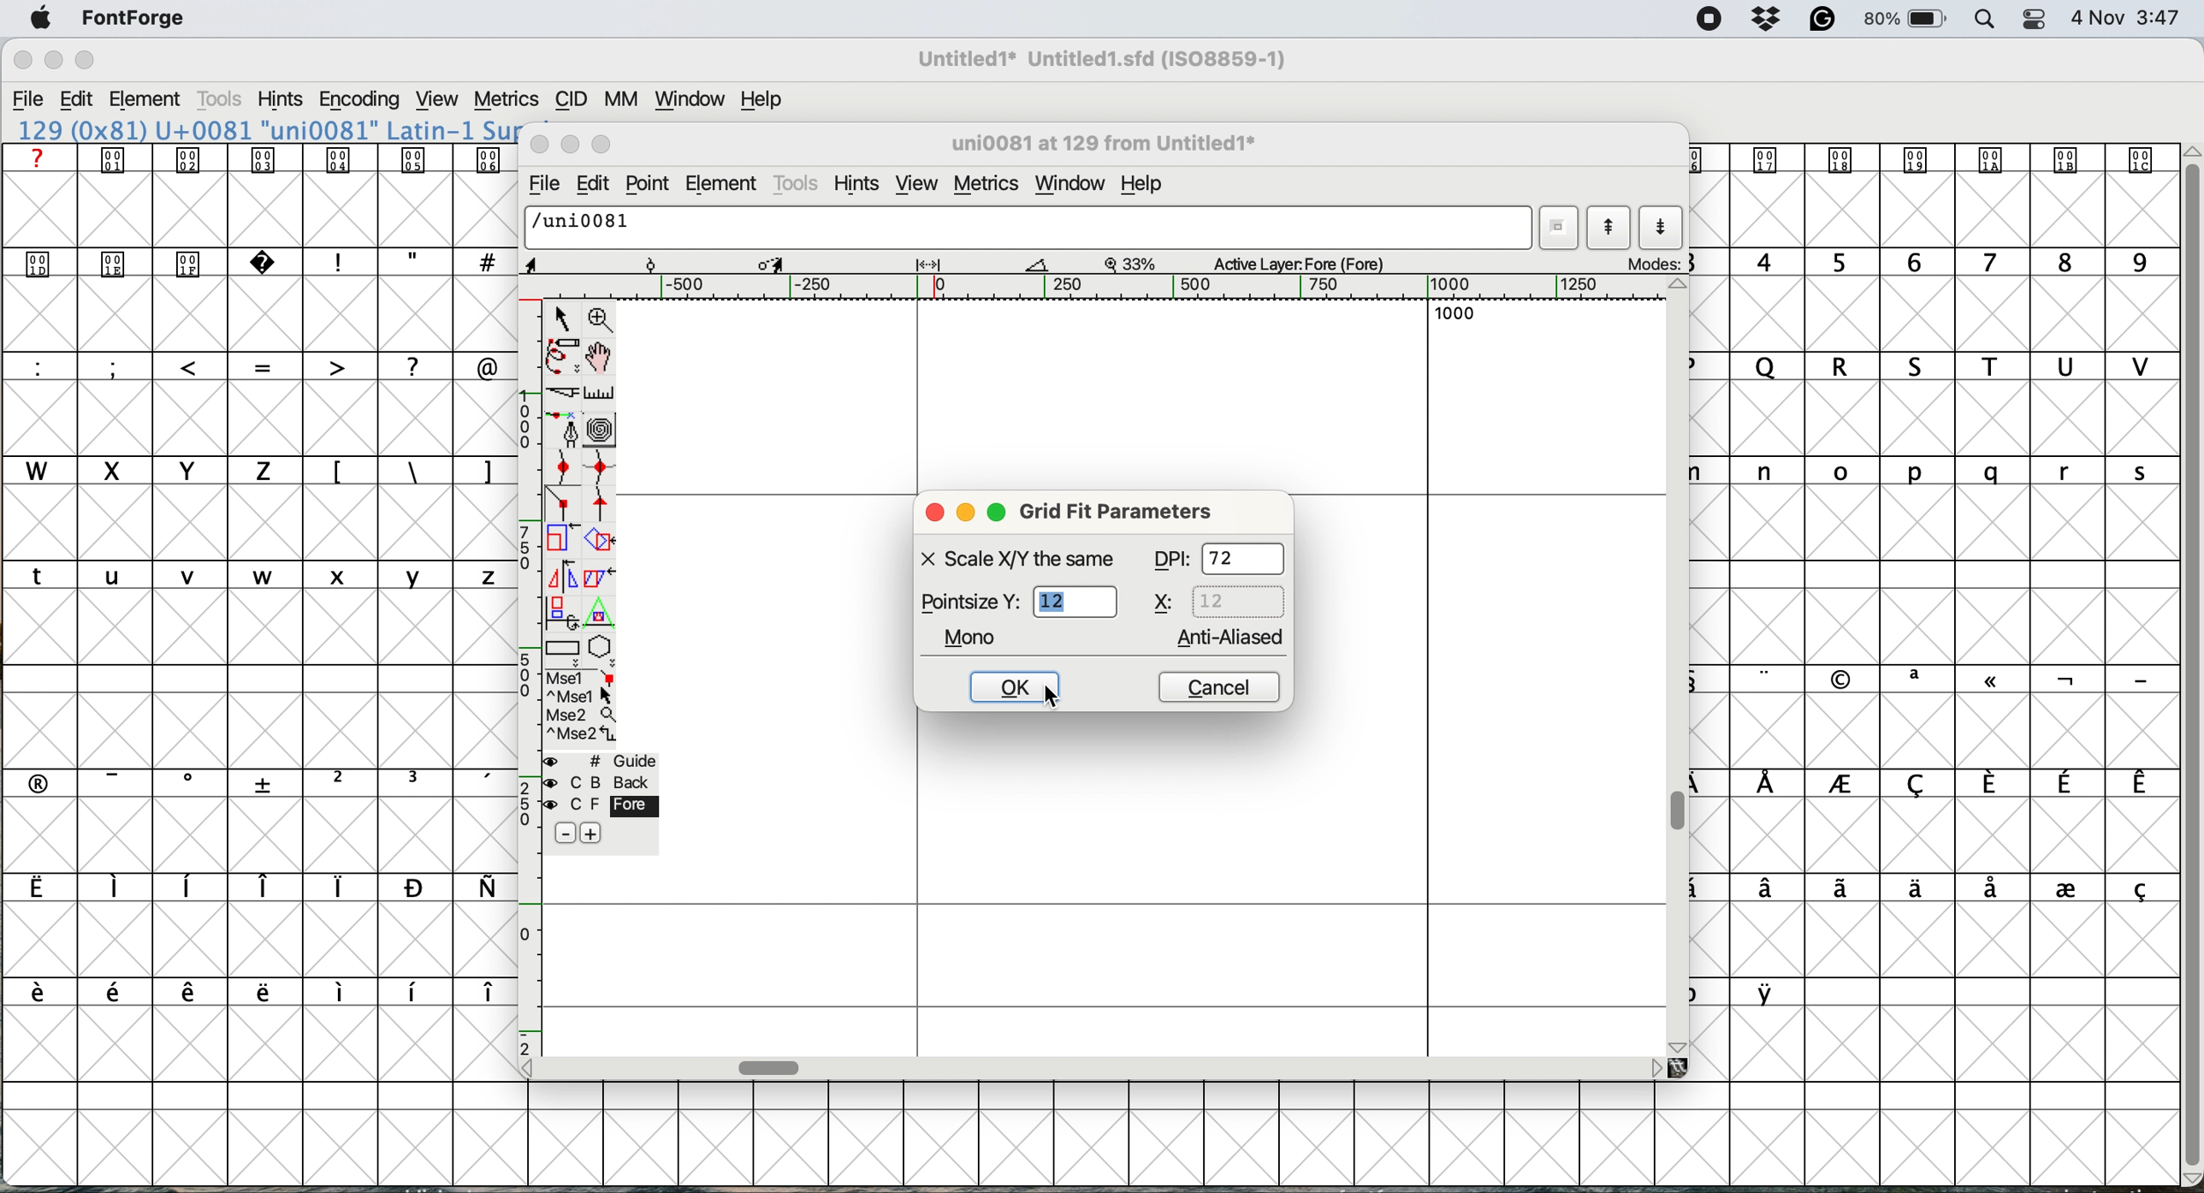 The height and width of the screenshot is (1193, 2204). What do you see at coordinates (1097, 145) in the screenshot?
I see `glyph name` at bounding box center [1097, 145].